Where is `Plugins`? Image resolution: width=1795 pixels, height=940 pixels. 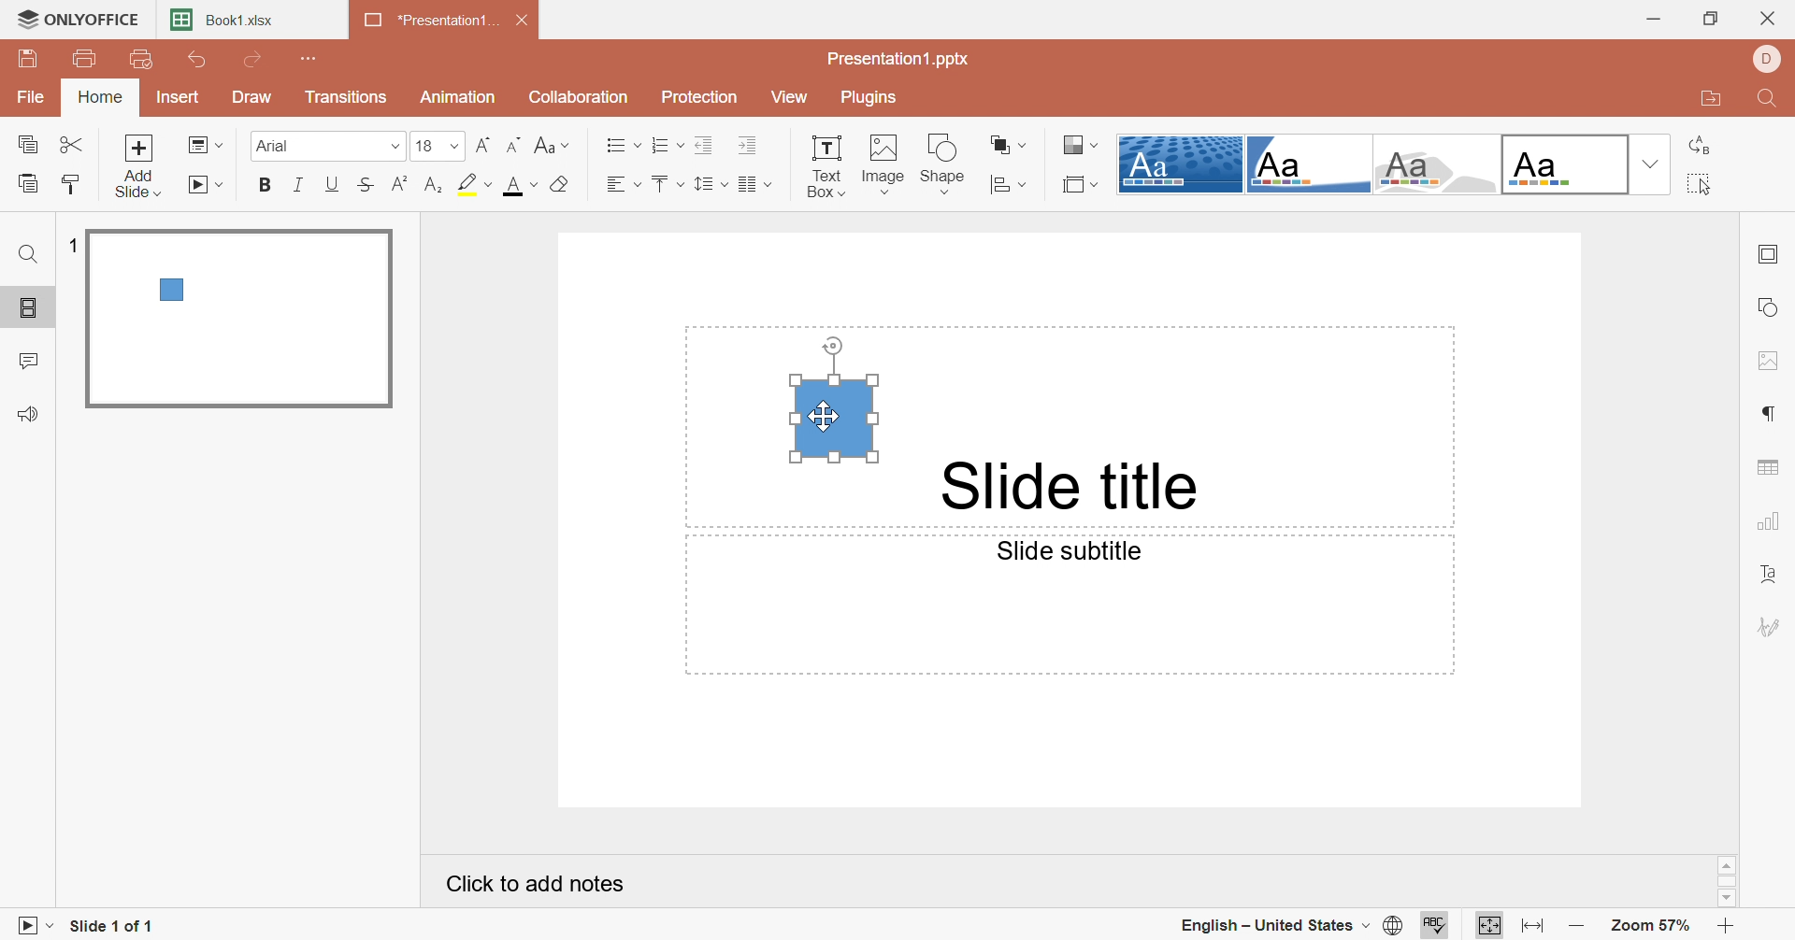
Plugins is located at coordinates (871, 98).